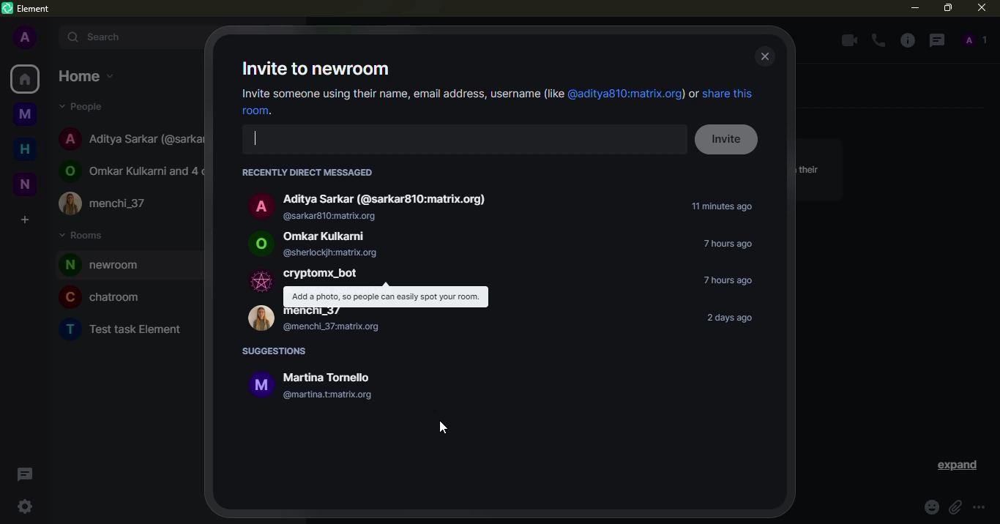  What do you see at coordinates (27, 39) in the screenshot?
I see `profile` at bounding box center [27, 39].